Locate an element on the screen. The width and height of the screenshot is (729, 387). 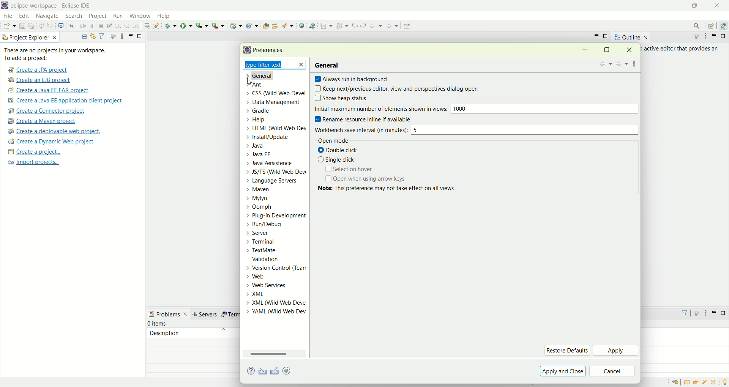
search is located at coordinates (694, 26).